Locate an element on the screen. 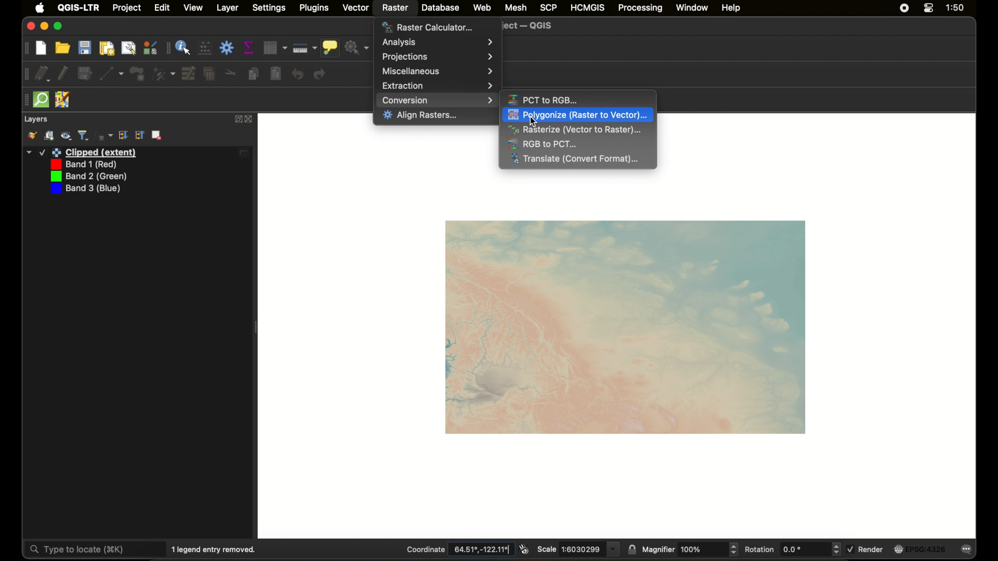 The image size is (998, 561). analysis is located at coordinates (438, 42).